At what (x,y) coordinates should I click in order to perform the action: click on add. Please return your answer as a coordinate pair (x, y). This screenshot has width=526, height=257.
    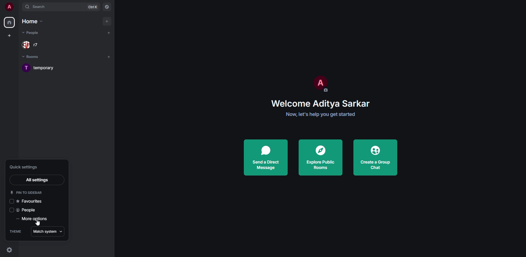
    Looking at the image, I should click on (110, 57).